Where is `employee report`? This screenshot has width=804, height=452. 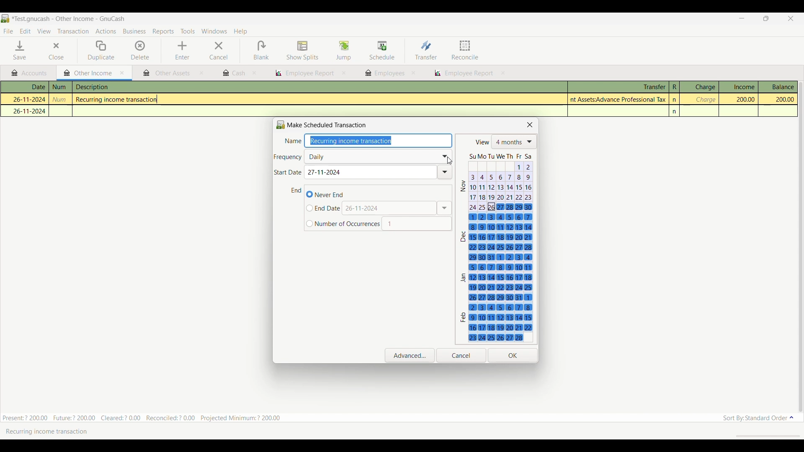 employee report is located at coordinates (304, 73).